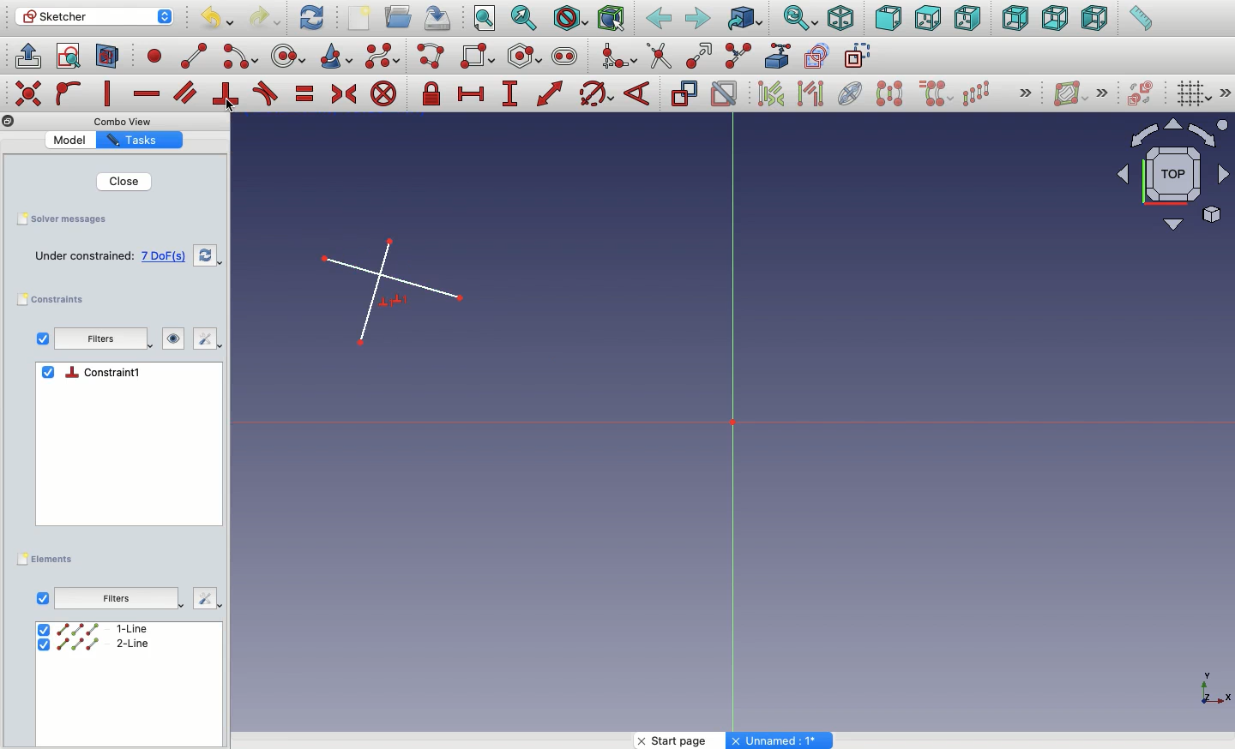 This screenshot has width=1235, height=749. What do you see at coordinates (810, 96) in the screenshot?
I see `Associated geometry` at bounding box center [810, 96].